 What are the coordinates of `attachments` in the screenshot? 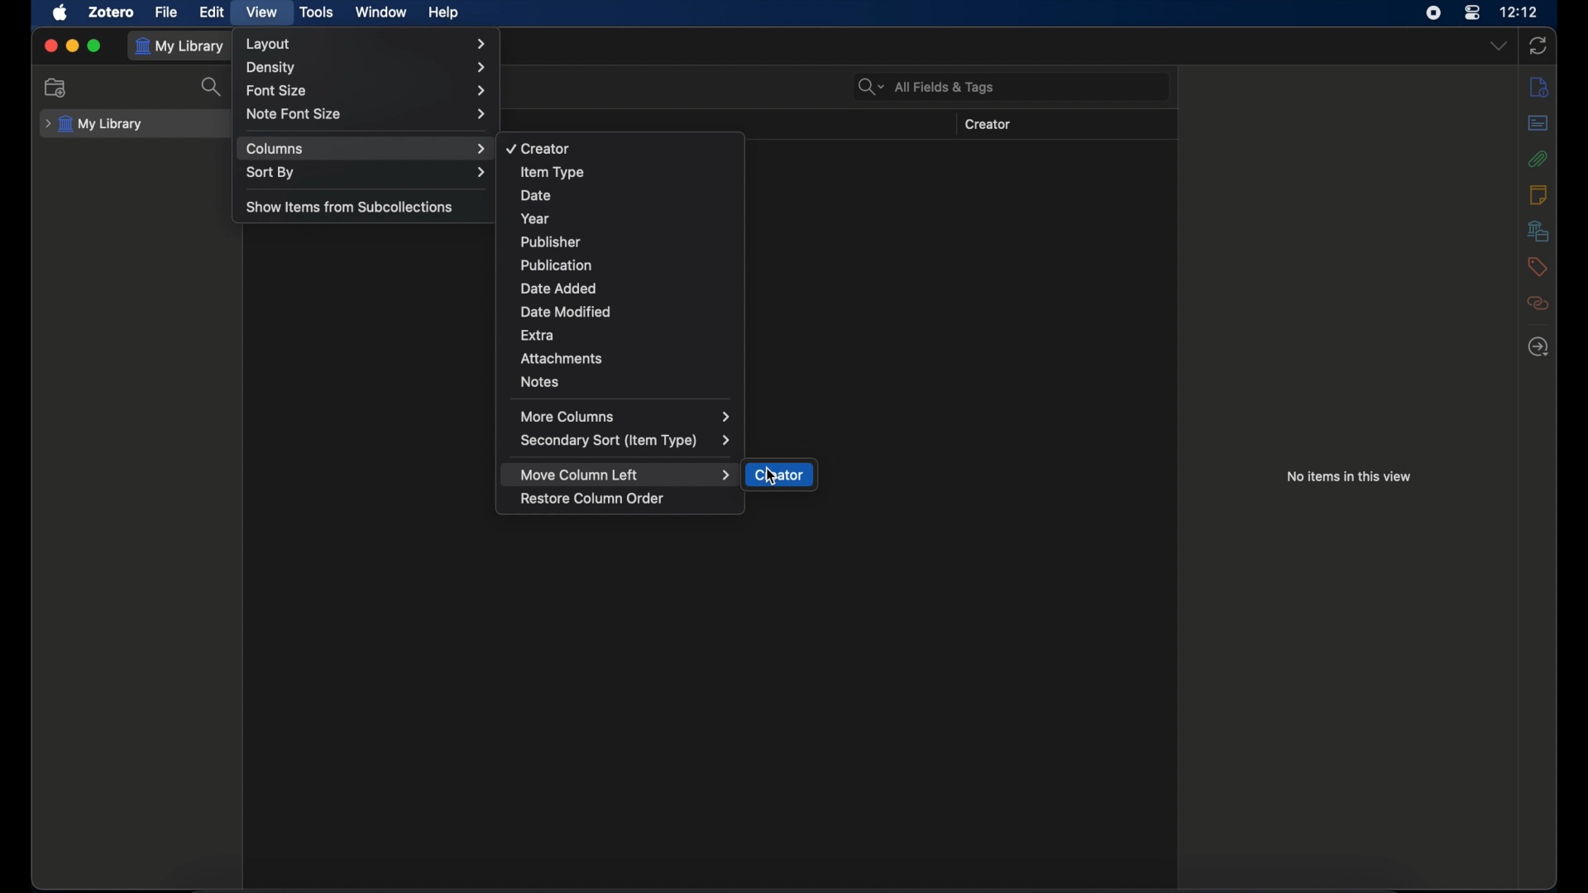 It's located at (1538, 159).